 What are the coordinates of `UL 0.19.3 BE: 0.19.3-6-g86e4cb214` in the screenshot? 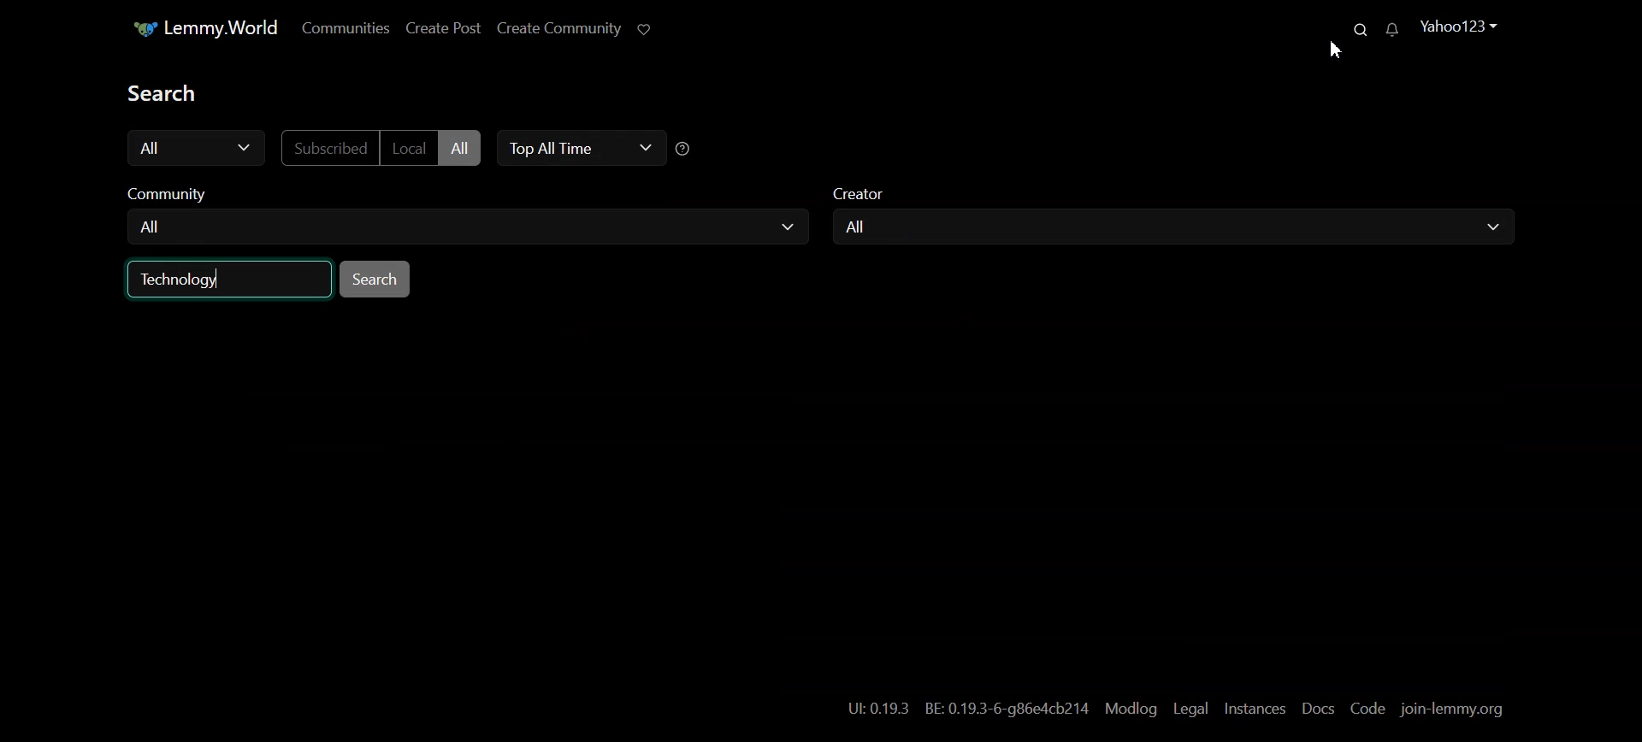 It's located at (966, 708).